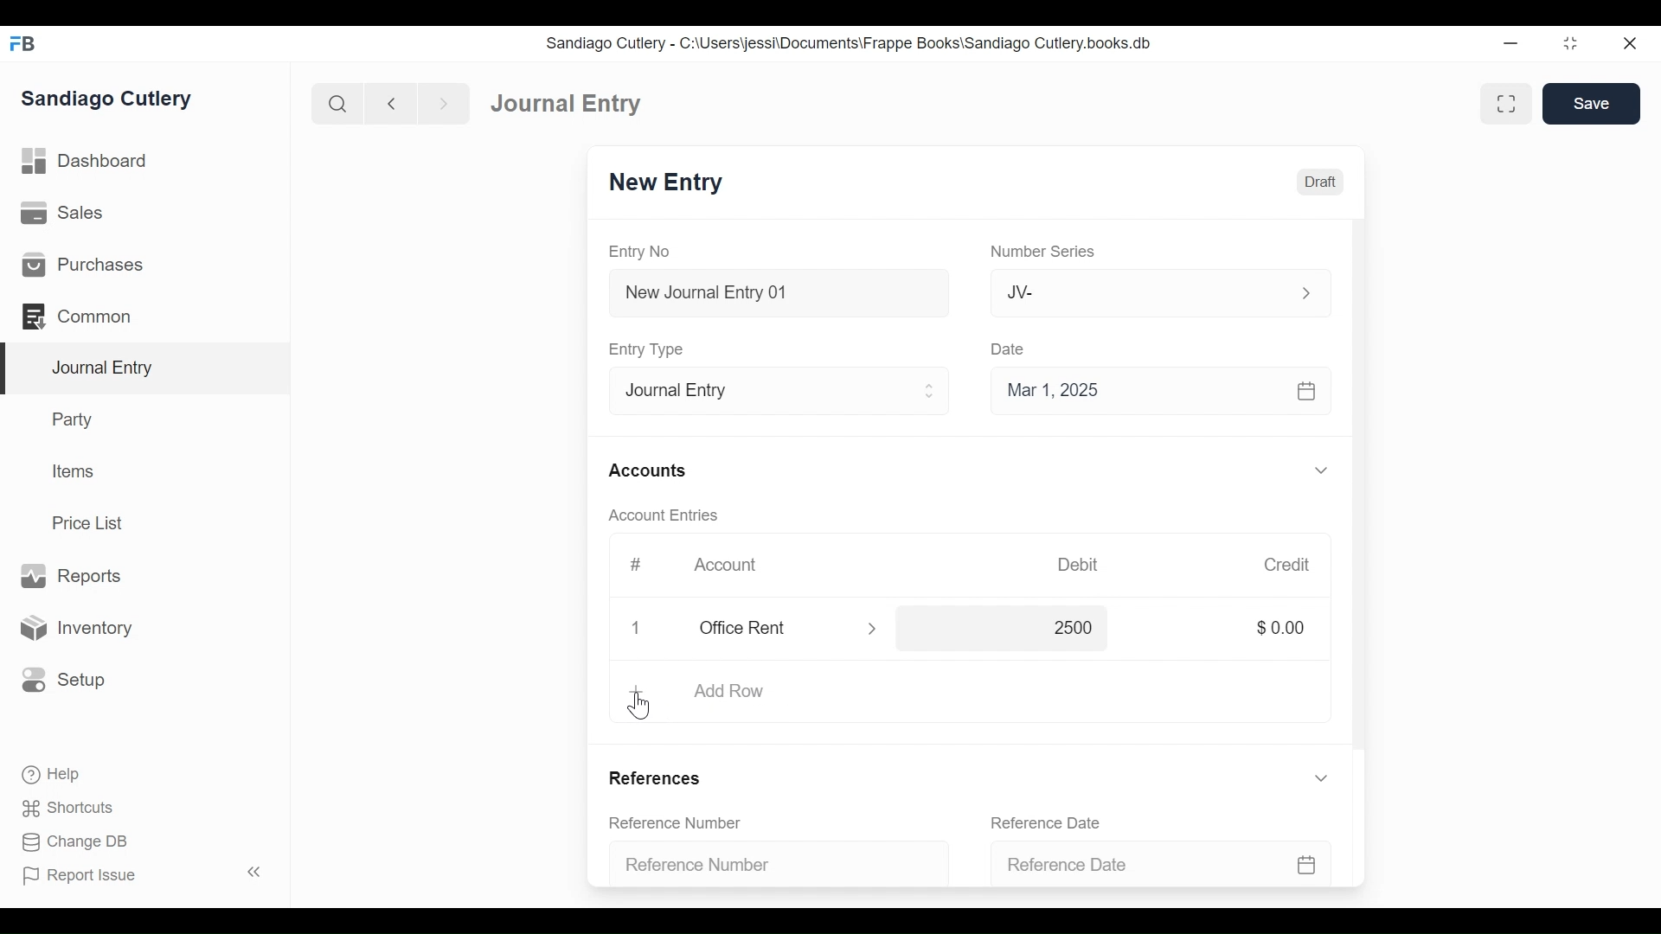 Image resolution: width=1661 pixels, height=934 pixels. I want to click on Account, so click(725, 566).